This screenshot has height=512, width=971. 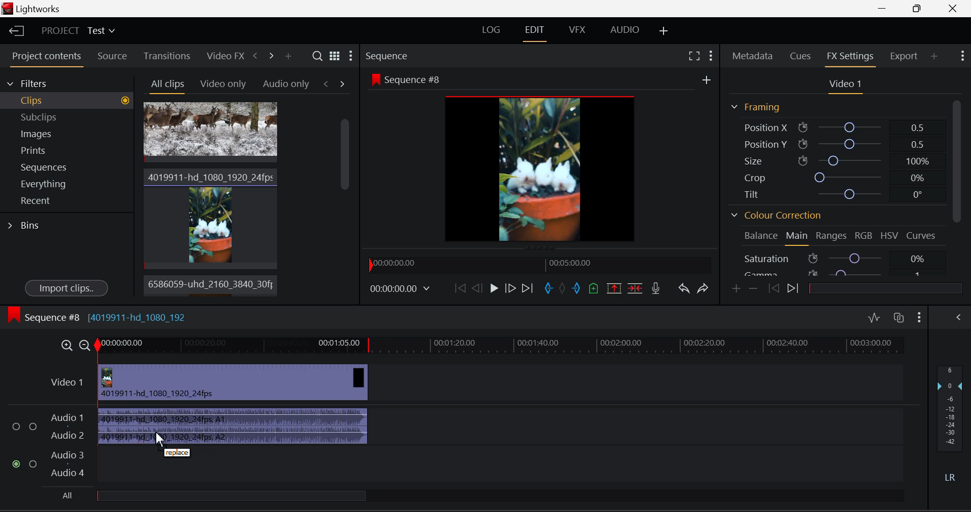 I want to click on Show Audio Mix, so click(x=958, y=316).